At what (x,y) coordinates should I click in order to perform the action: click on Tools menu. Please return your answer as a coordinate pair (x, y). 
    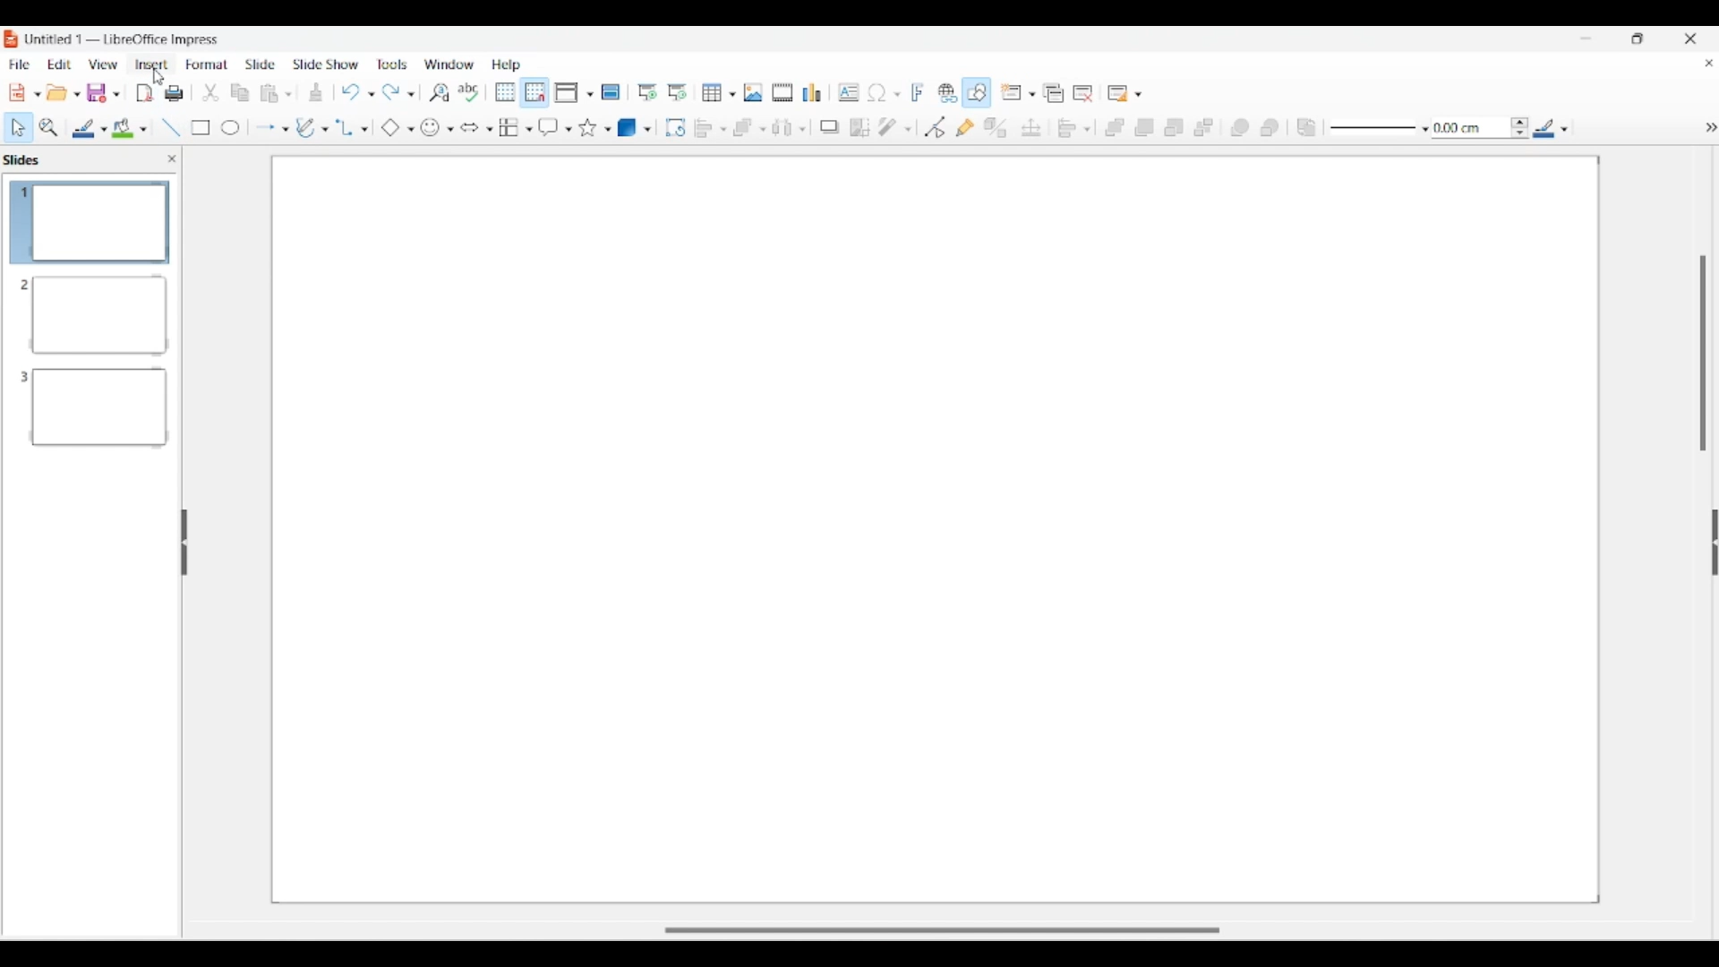
    Looking at the image, I should click on (392, 64).